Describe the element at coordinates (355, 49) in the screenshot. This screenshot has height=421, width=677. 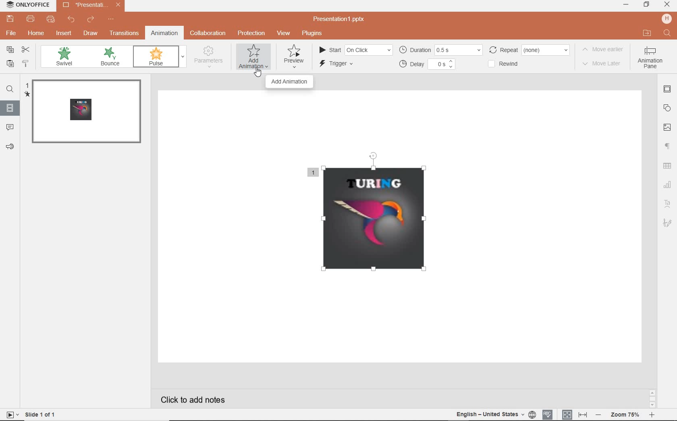
I see `start` at that location.